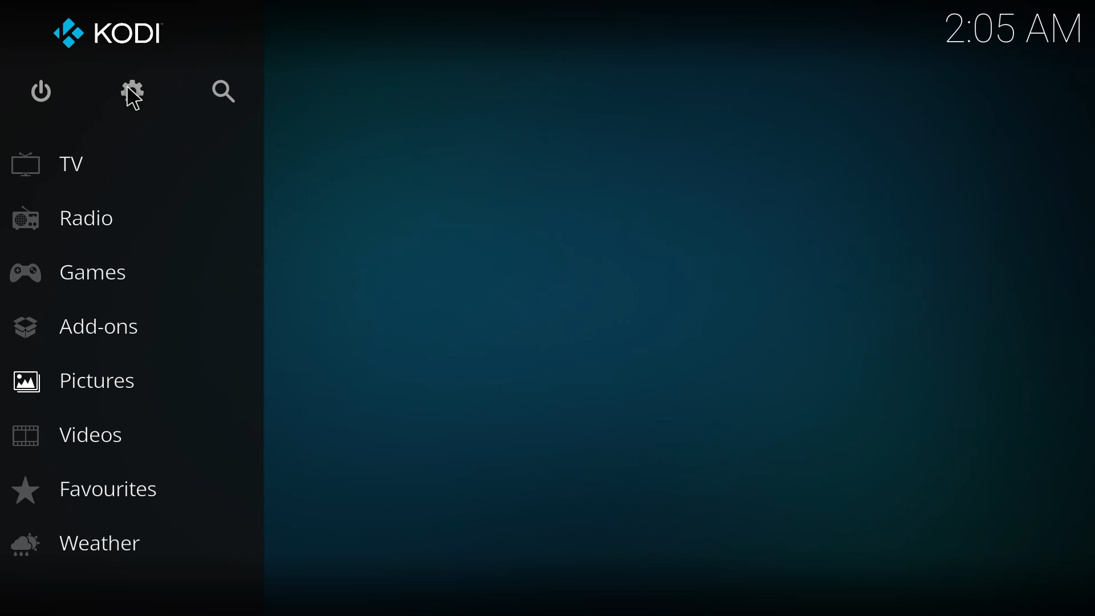 This screenshot has width=1095, height=616. What do you see at coordinates (132, 94) in the screenshot?
I see `settings` at bounding box center [132, 94].